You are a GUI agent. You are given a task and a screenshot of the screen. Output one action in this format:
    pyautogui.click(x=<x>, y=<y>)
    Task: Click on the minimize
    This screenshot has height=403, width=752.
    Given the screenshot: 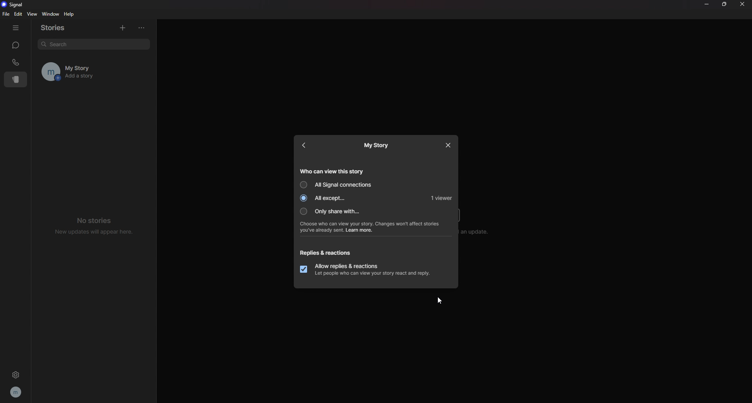 What is the action you would take?
    pyautogui.click(x=706, y=4)
    